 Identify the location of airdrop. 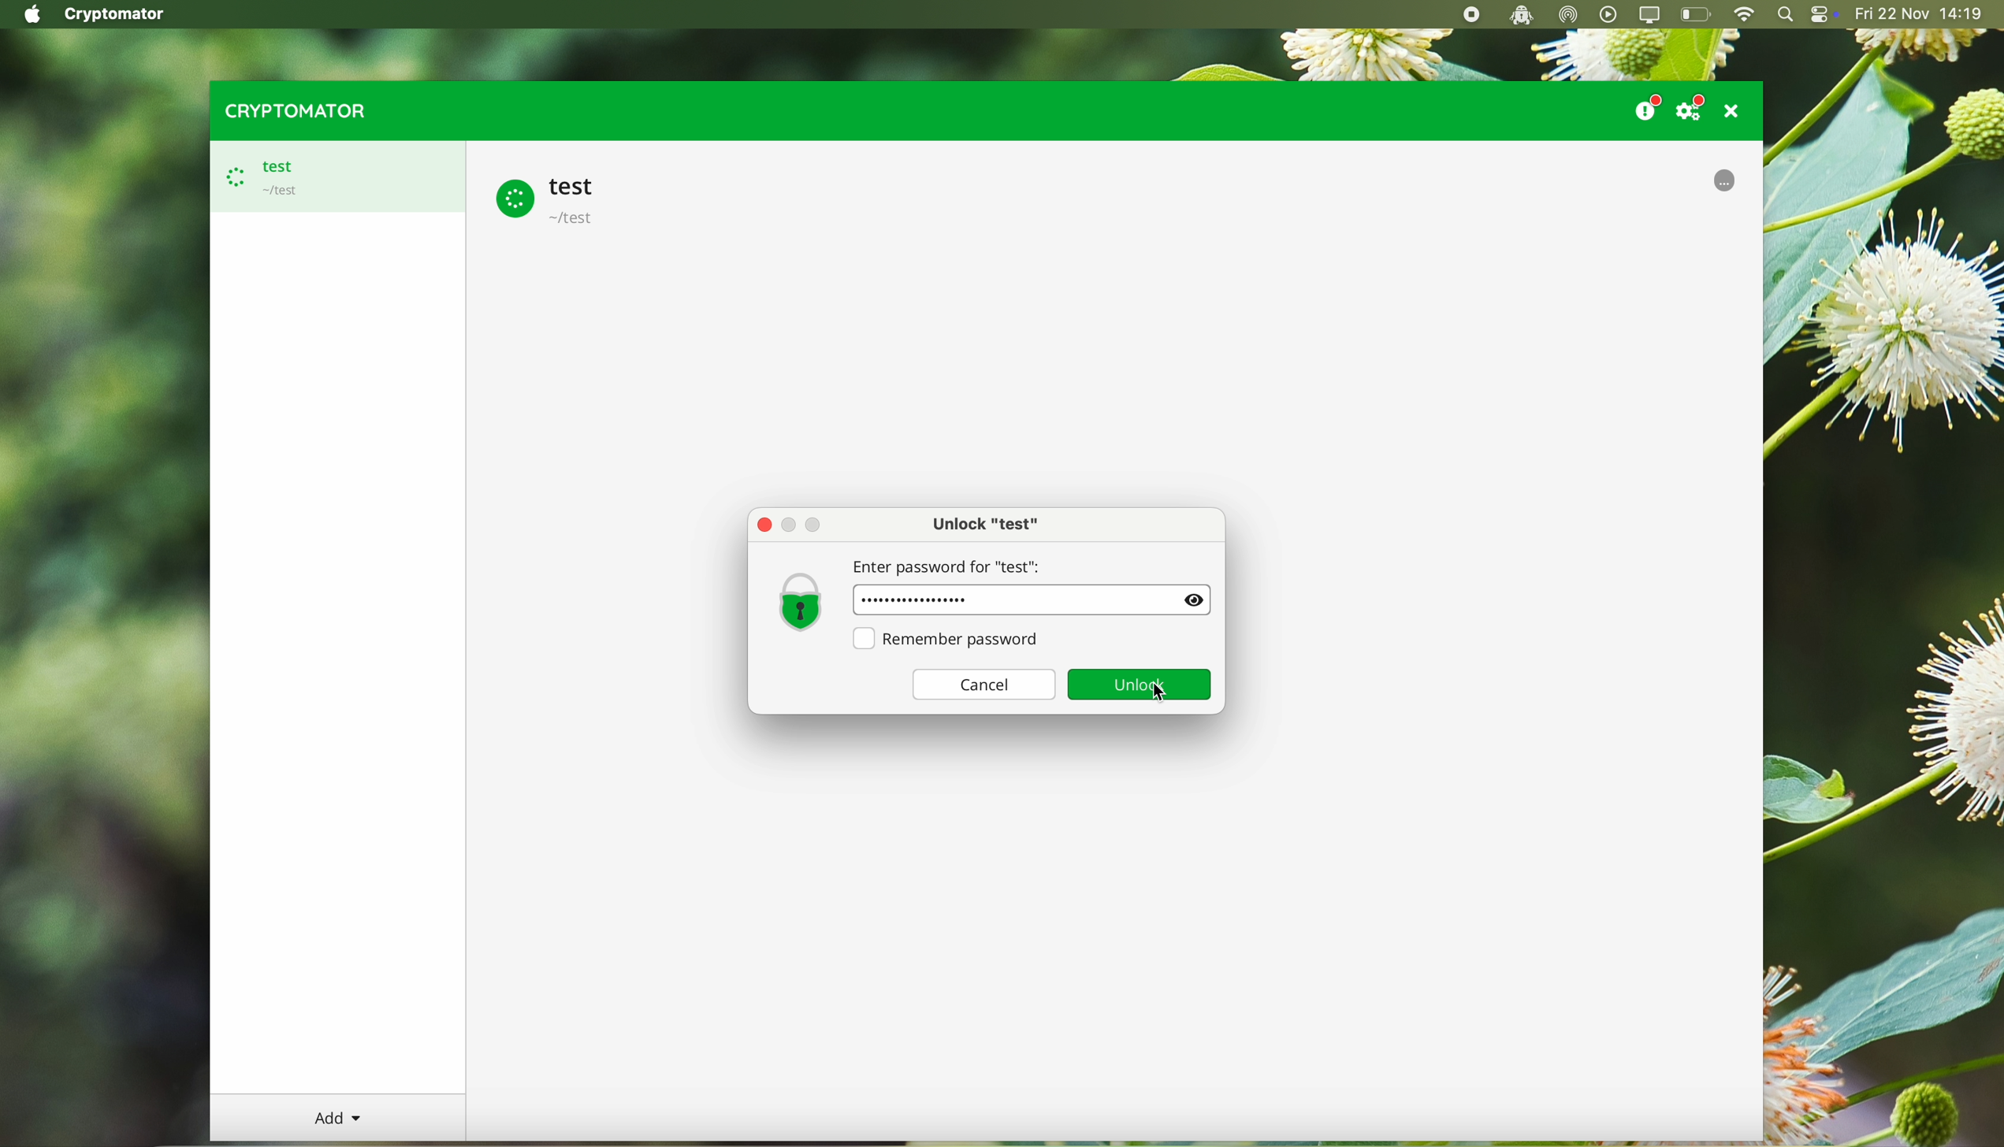
(1566, 16).